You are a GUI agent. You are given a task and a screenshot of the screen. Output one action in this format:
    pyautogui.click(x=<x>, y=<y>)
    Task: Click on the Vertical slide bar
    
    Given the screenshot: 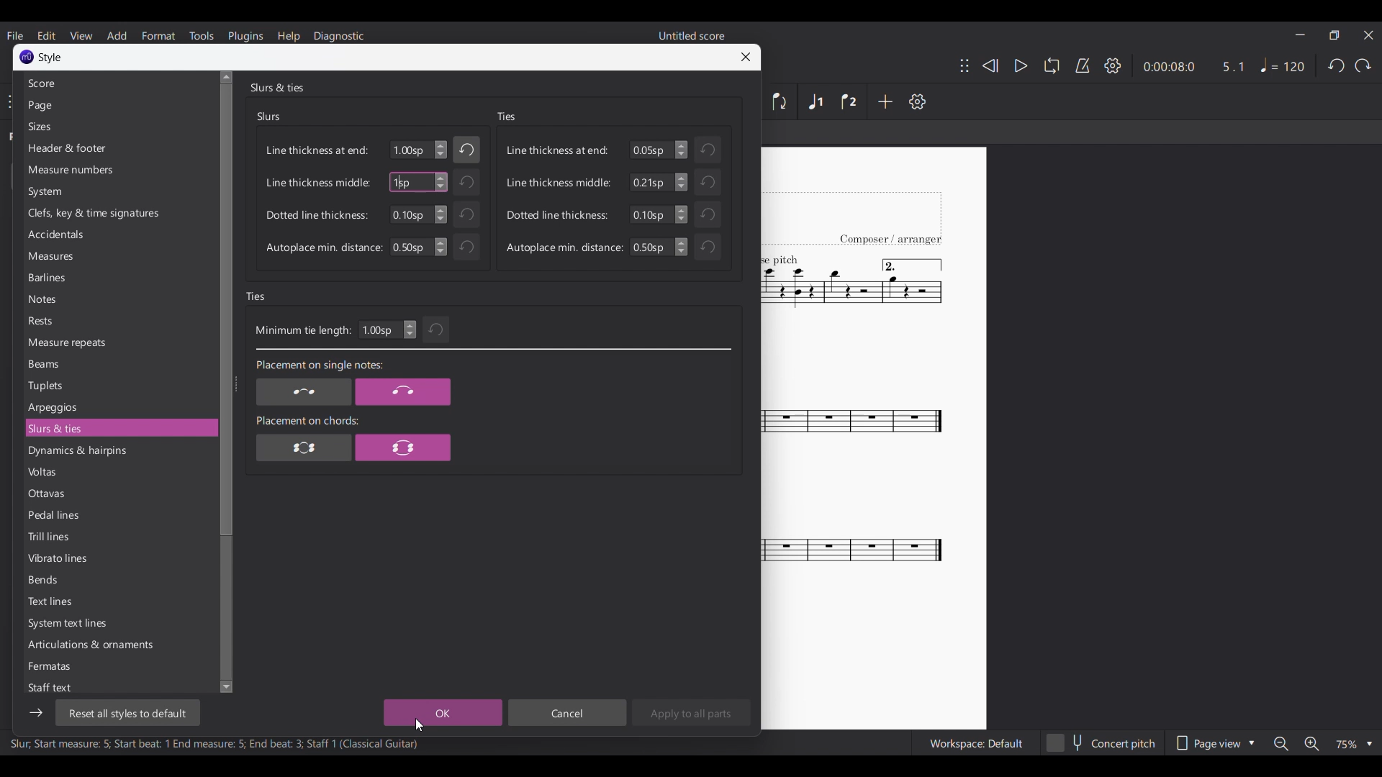 What is the action you would take?
    pyautogui.click(x=223, y=382)
    